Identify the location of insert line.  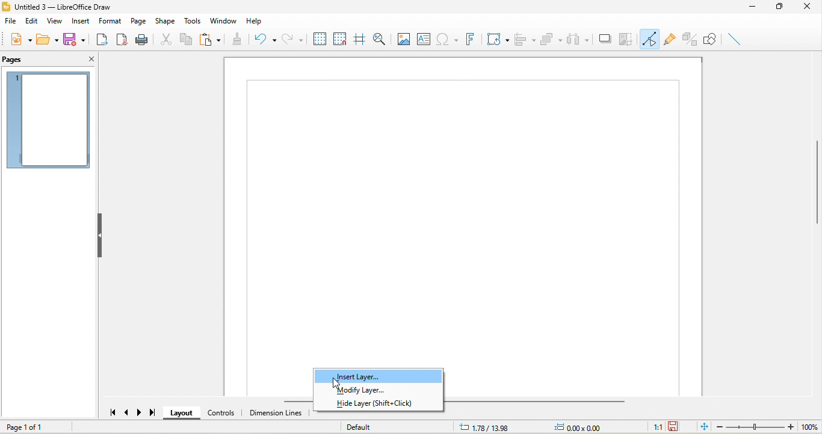
(737, 39).